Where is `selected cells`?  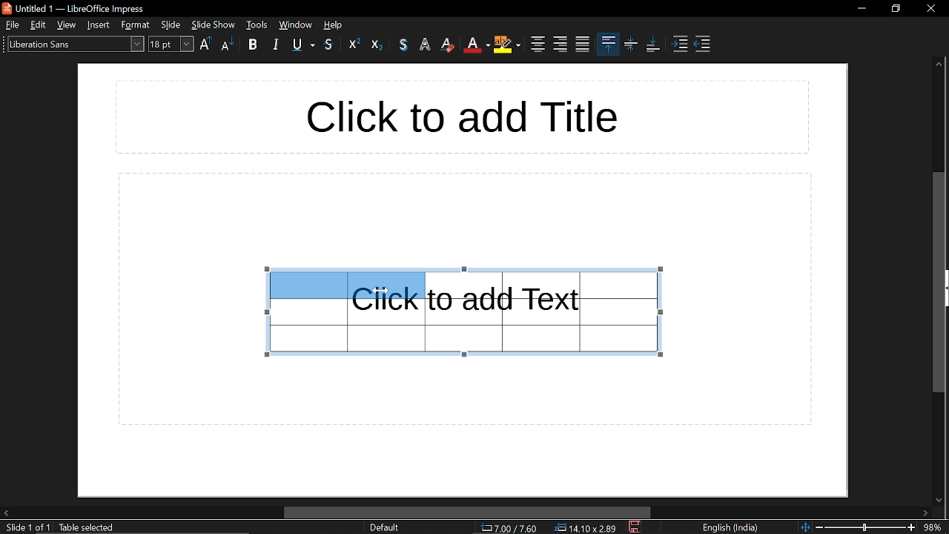
selected cells is located at coordinates (345, 284).